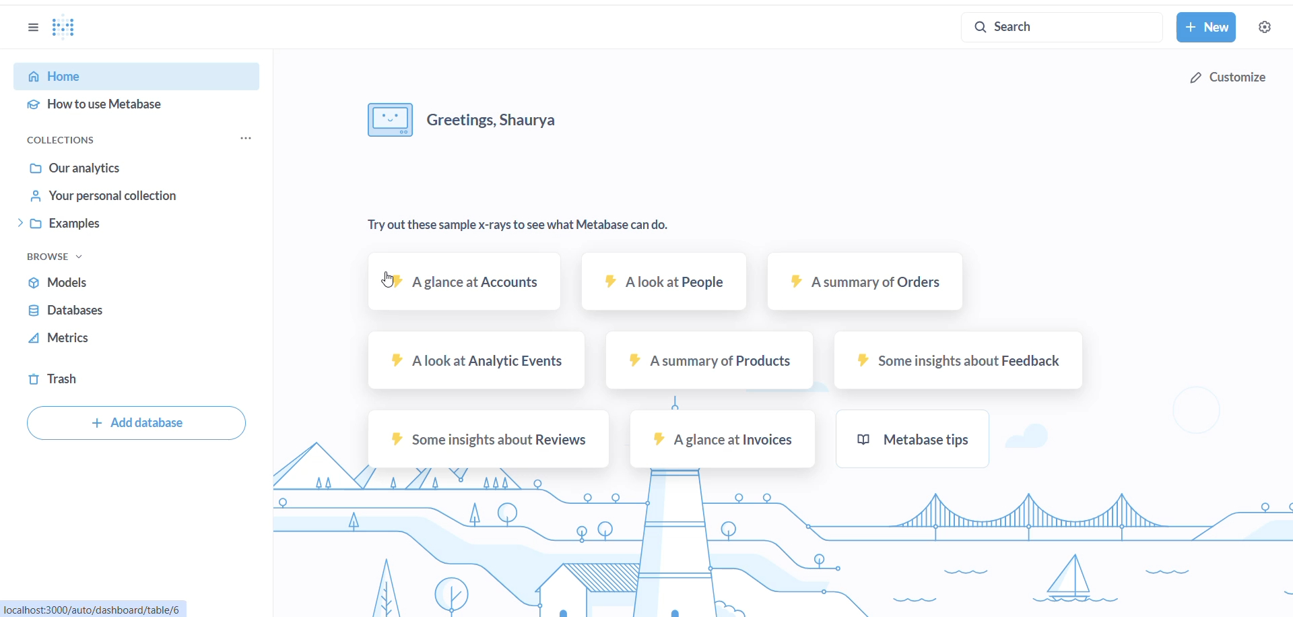 The image size is (1293, 617). I want to click on A look at analytic event sample, so click(476, 364).